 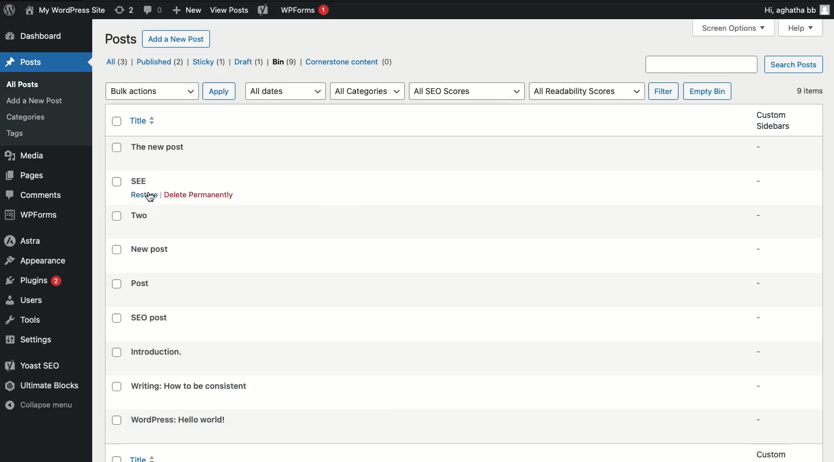 What do you see at coordinates (122, 39) in the screenshot?
I see `Posts` at bounding box center [122, 39].